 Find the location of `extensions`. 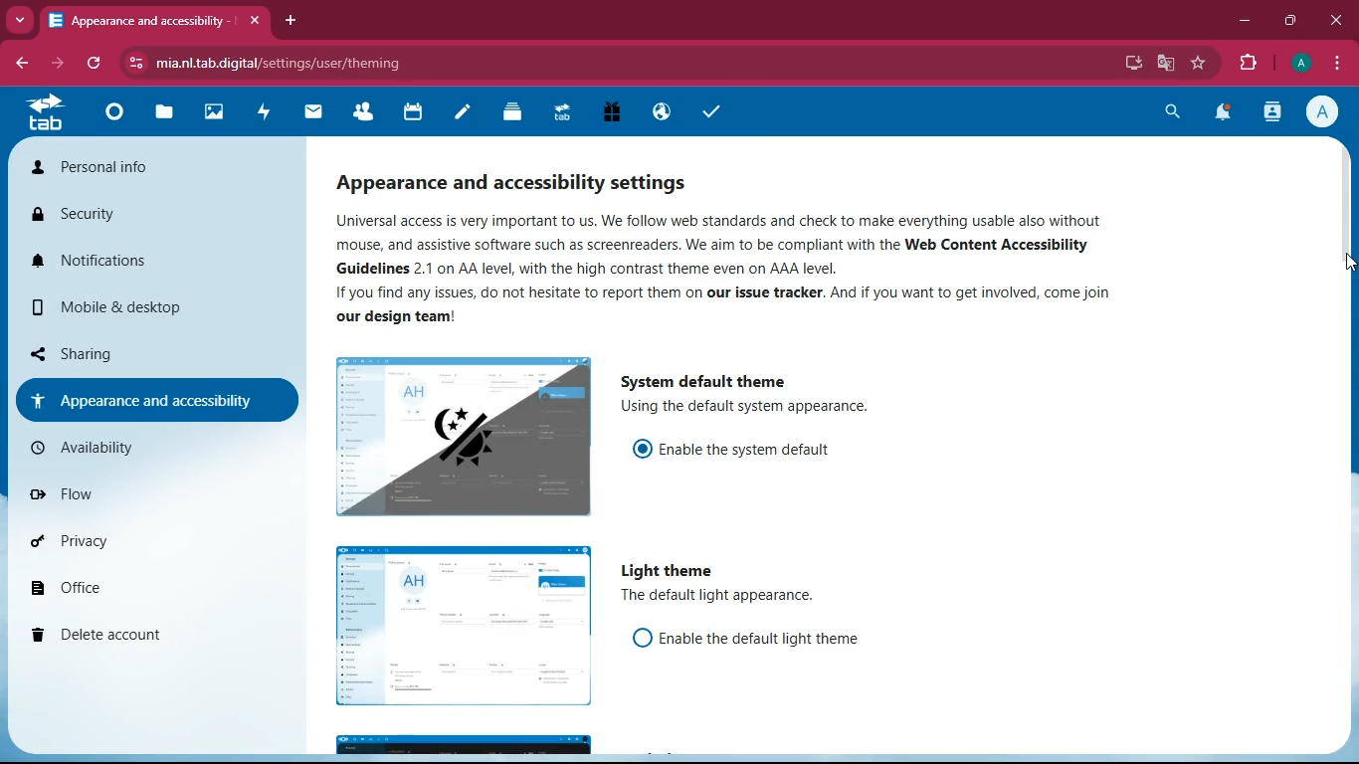

extensions is located at coordinates (1250, 61).